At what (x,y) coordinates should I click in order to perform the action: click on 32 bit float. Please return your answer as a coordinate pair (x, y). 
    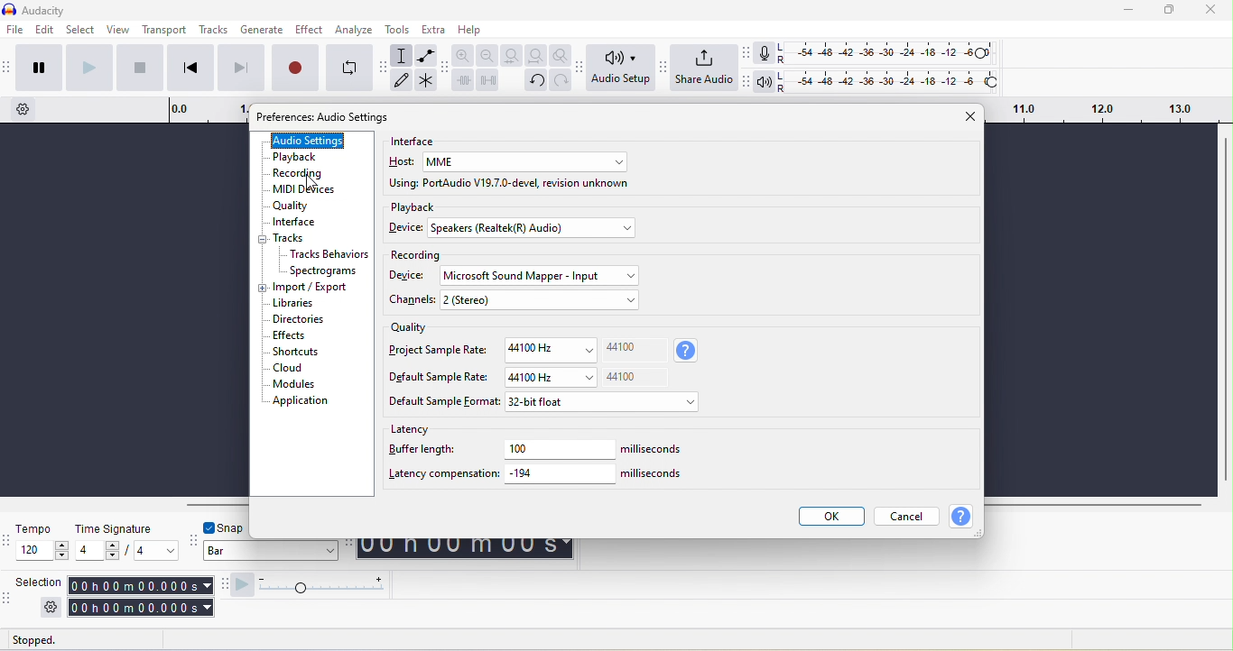
    Looking at the image, I should click on (611, 403).